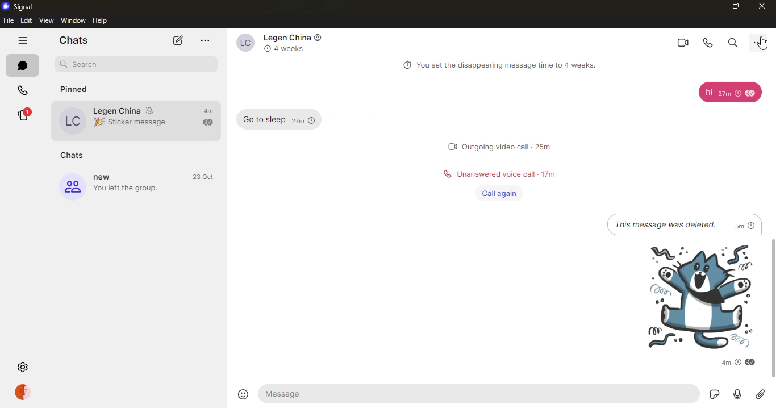  What do you see at coordinates (73, 120) in the screenshot?
I see `profile` at bounding box center [73, 120].